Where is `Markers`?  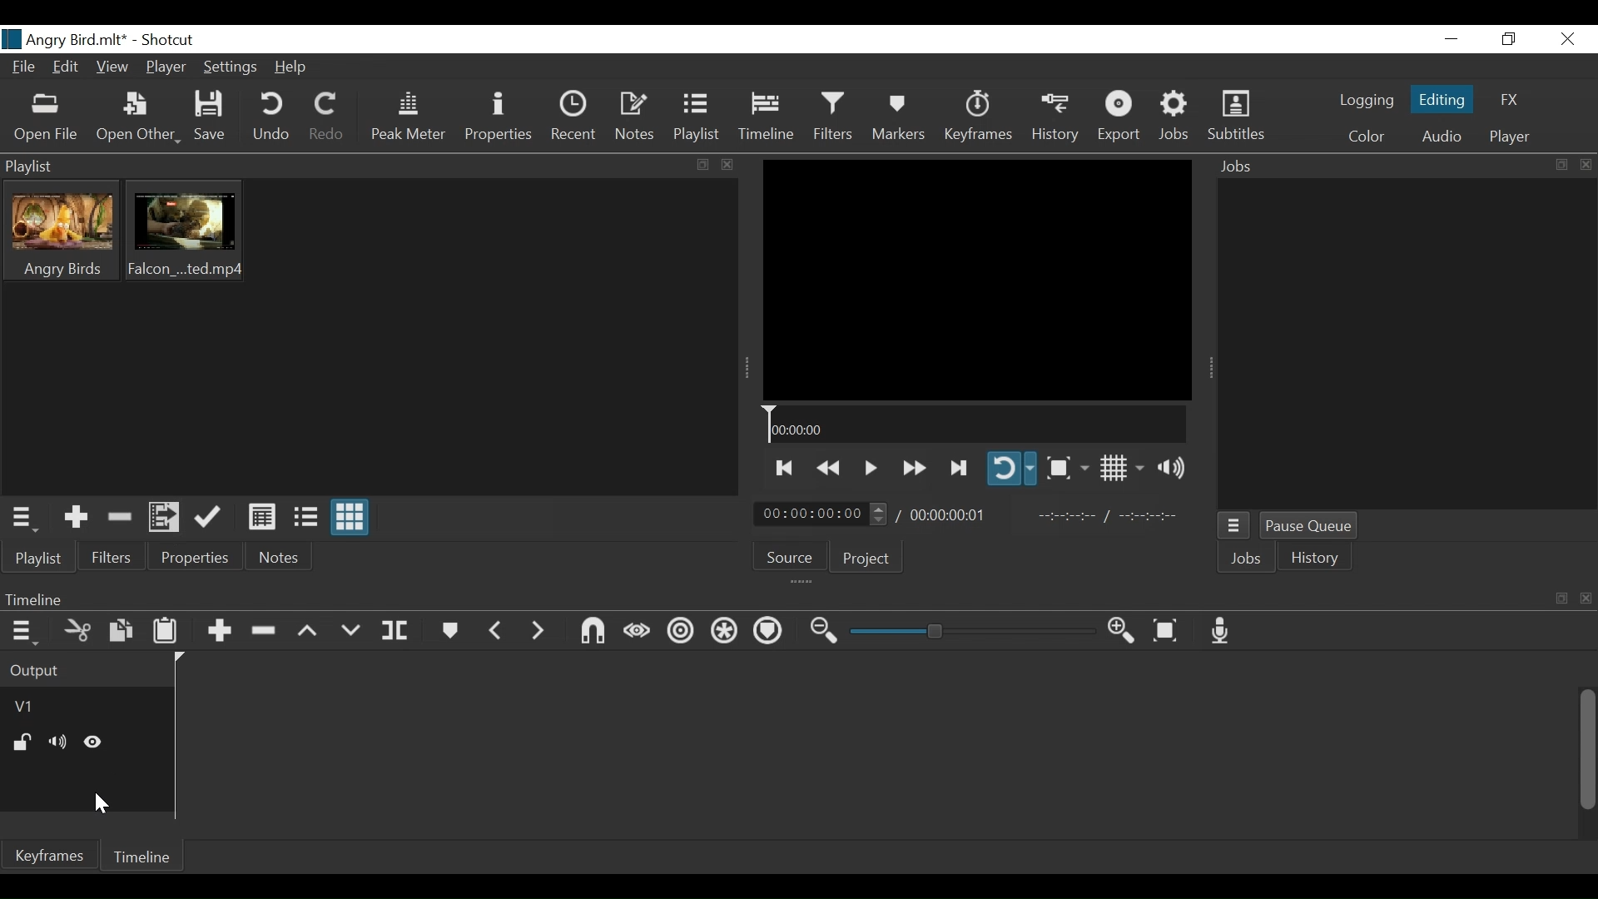
Markers is located at coordinates (450, 631).